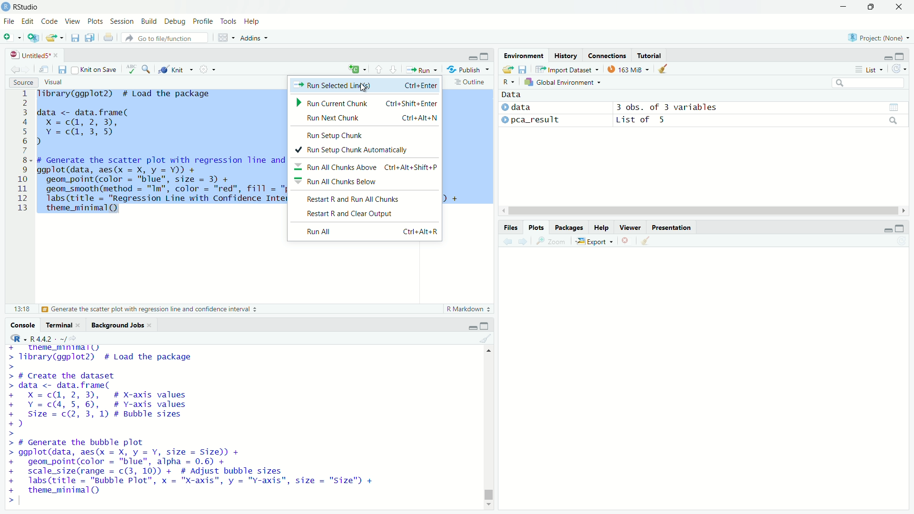 This screenshot has height=514, width=914. Describe the element at coordinates (843, 7) in the screenshot. I see `minimize` at that location.